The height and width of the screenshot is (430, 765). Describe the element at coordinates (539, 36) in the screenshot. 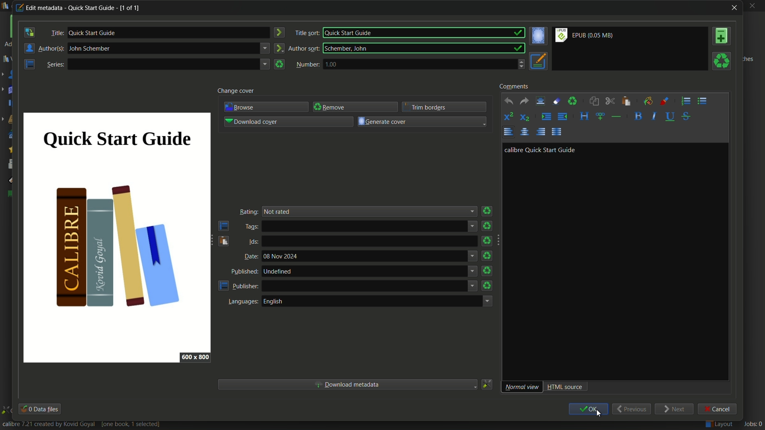

I see `set the cover` at that location.